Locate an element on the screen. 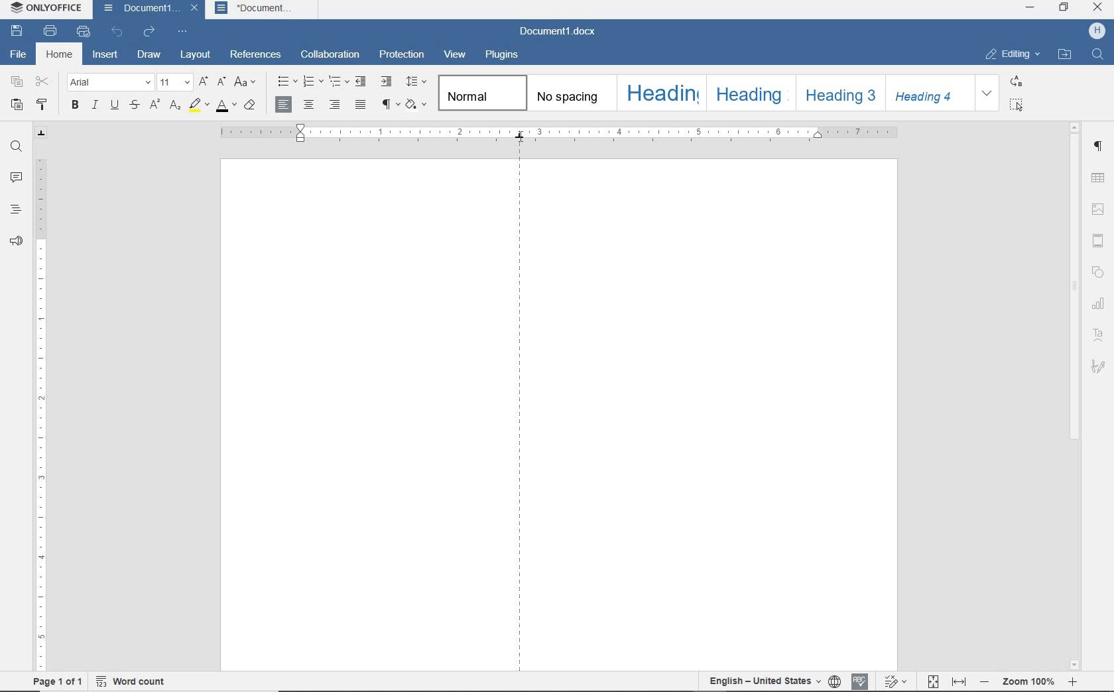 Image resolution: width=1114 pixels, height=692 pixels. FEEDBACK & SUPPORT is located at coordinates (16, 242).